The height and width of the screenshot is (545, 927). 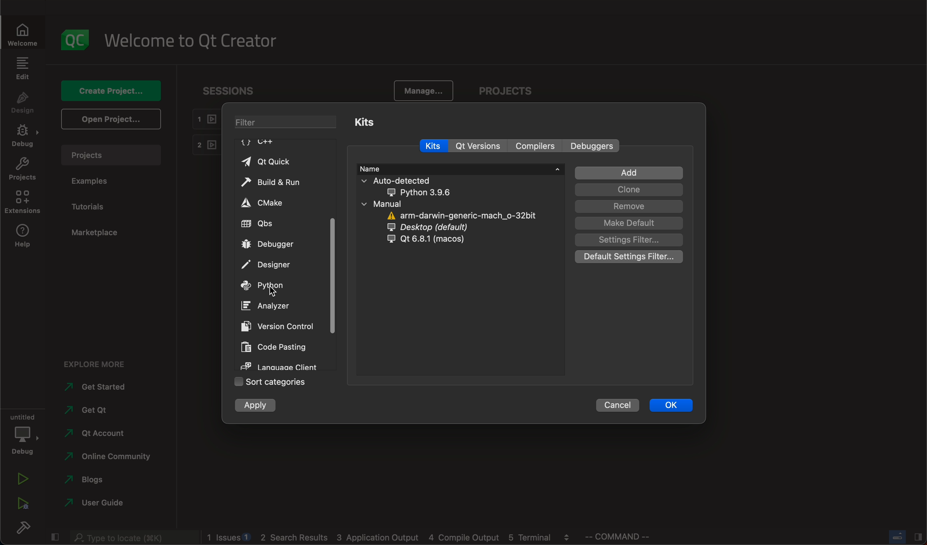 What do you see at coordinates (276, 181) in the screenshot?
I see `build and run` at bounding box center [276, 181].